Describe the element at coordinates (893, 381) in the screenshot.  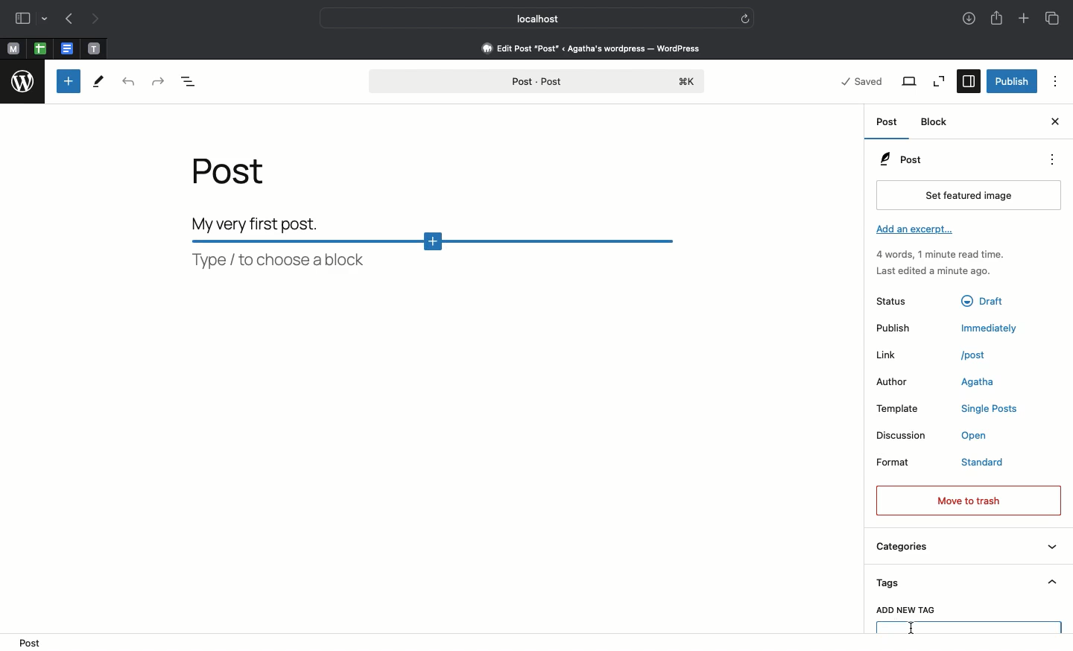
I see `Author` at that location.